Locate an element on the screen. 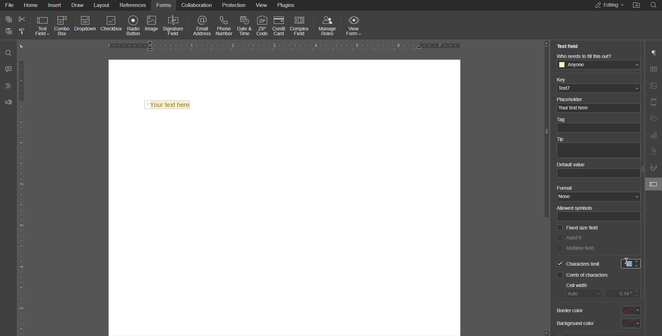 This screenshot has height=336, width=662. field settings is located at coordinates (654, 184).